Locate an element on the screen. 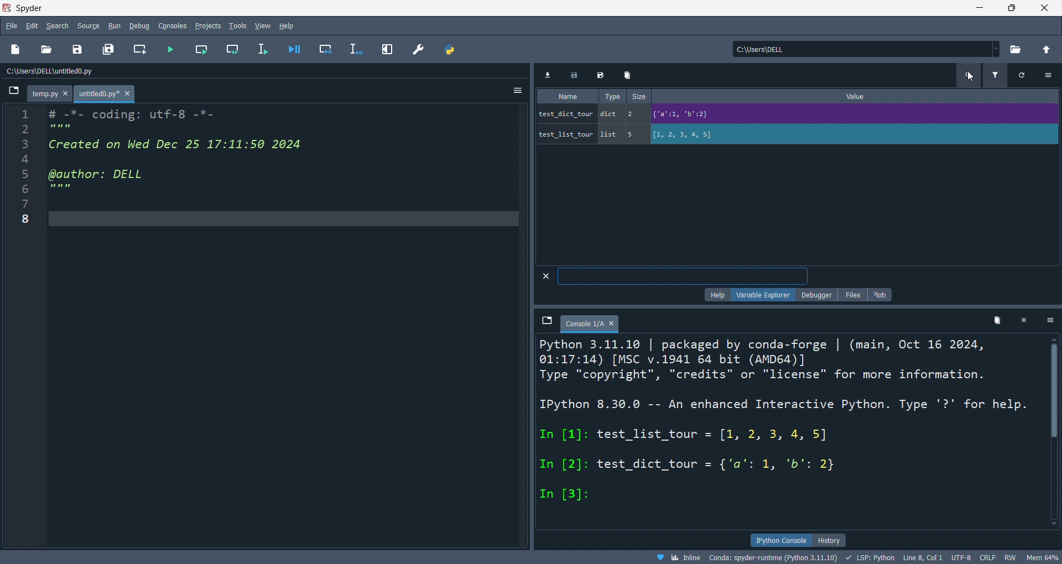 The height and width of the screenshot is (564, 1062). debugger is located at coordinates (815, 295).